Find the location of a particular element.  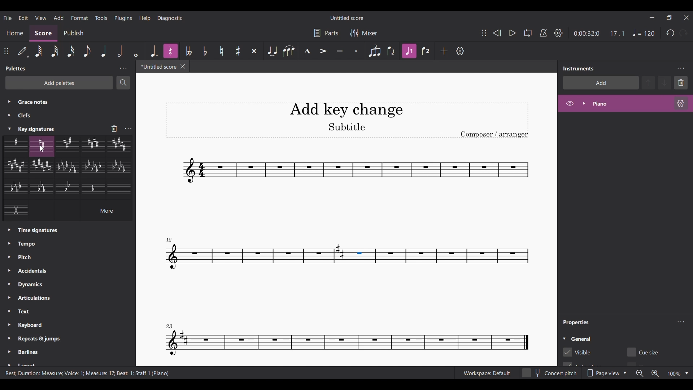

Publish section is located at coordinates (74, 33).